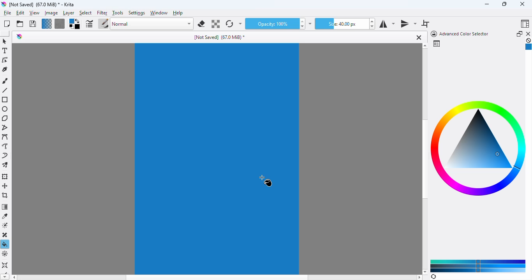  What do you see at coordinates (408, 24) in the screenshot?
I see `vertical mirror tool` at bounding box center [408, 24].